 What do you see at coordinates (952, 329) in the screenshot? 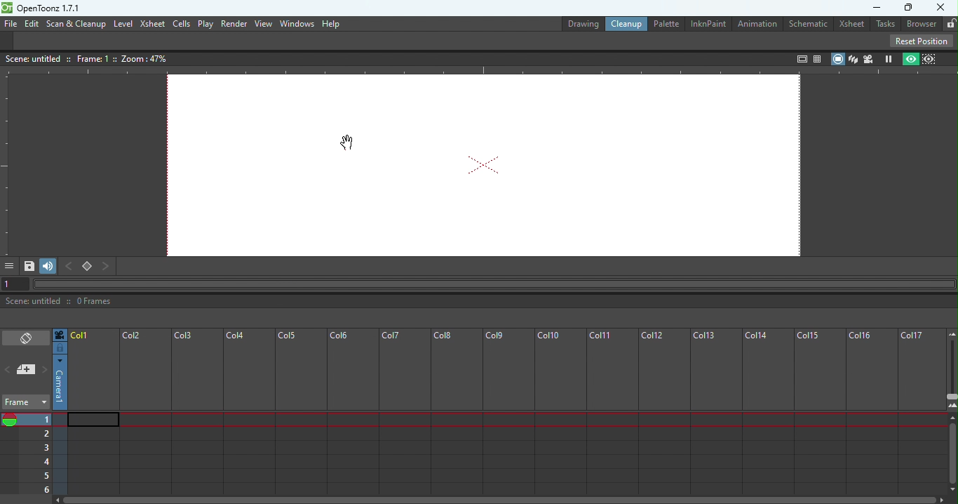
I see `Zoom out` at bounding box center [952, 329].